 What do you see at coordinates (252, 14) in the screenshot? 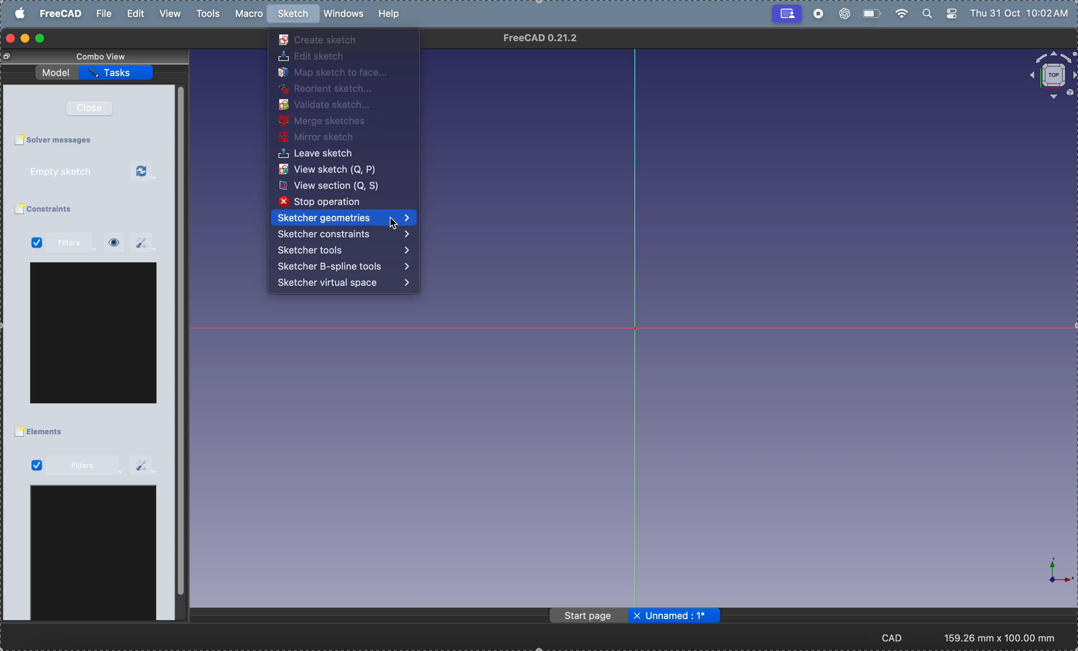
I see `marco` at bounding box center [252, 14].